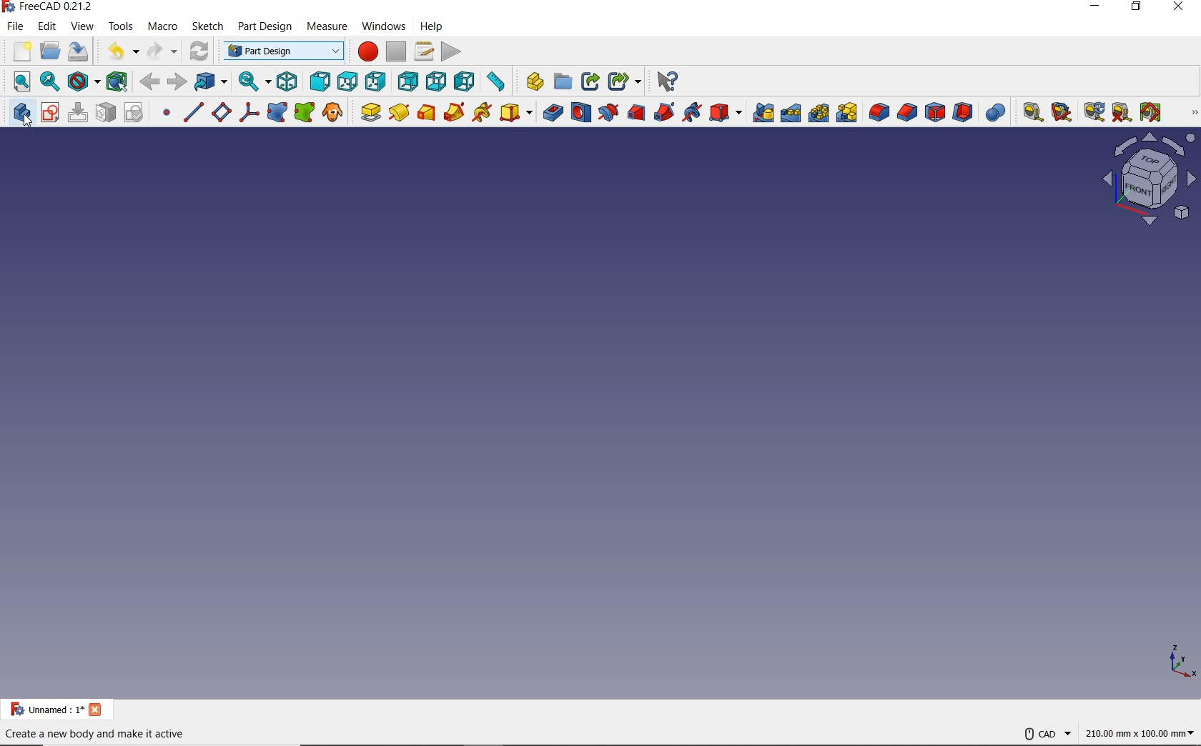 This screenshot has height=746, width=1201. What do you see at coordinates (1142, 732) in the screenshot?
I see `dimensions` at bounding box center [1142, 732].